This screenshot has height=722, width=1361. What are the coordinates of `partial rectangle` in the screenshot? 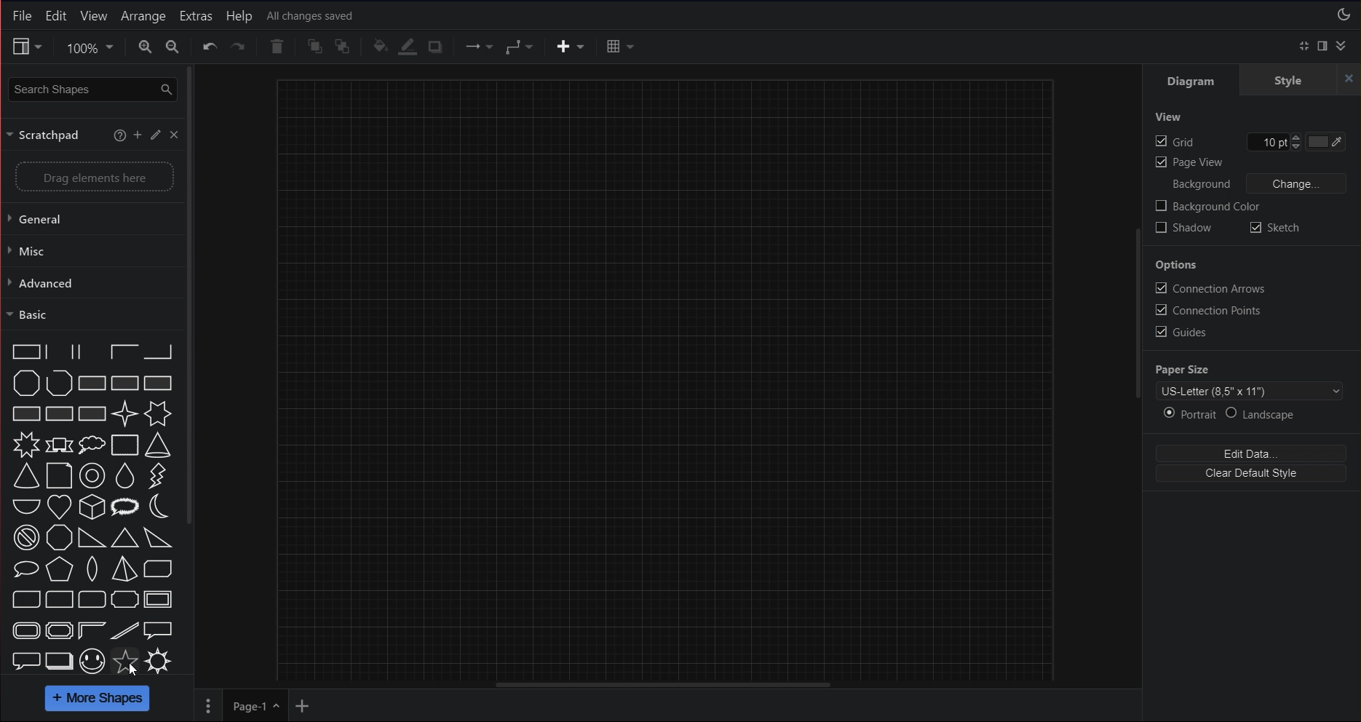 It's located at (90, 352).